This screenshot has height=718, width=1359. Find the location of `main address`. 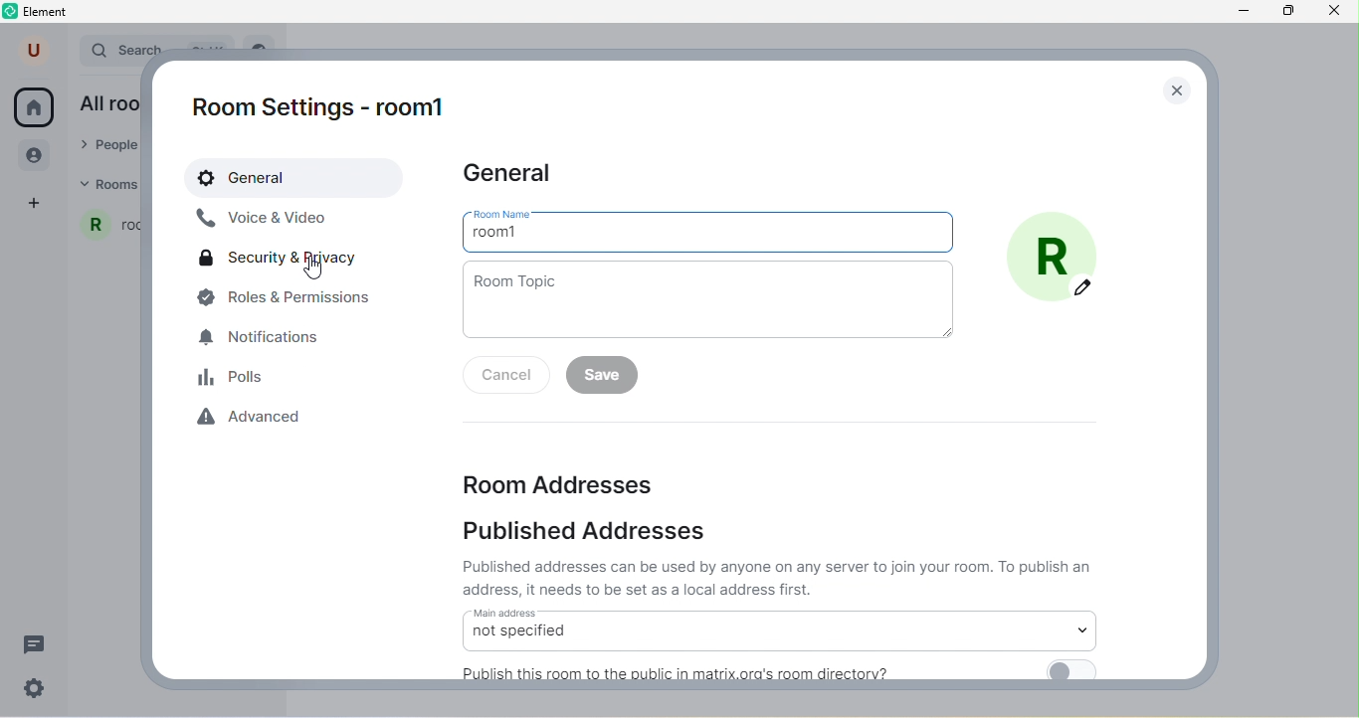

main address is located at coordinates (787, 629).